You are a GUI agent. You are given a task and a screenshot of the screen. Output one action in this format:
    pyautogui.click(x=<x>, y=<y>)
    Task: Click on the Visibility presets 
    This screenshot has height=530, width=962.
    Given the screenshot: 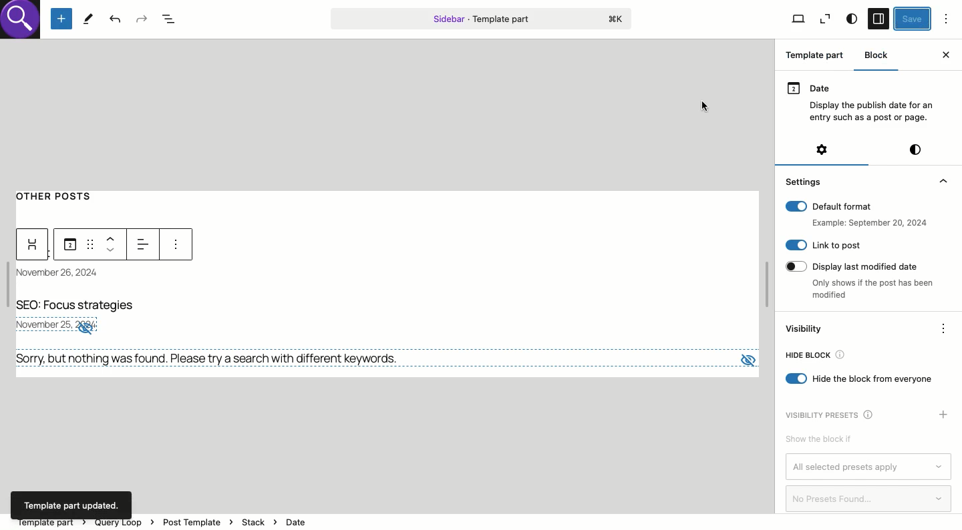 What is the action you would take?
    pyautogui.click(x=834, y=414)
    